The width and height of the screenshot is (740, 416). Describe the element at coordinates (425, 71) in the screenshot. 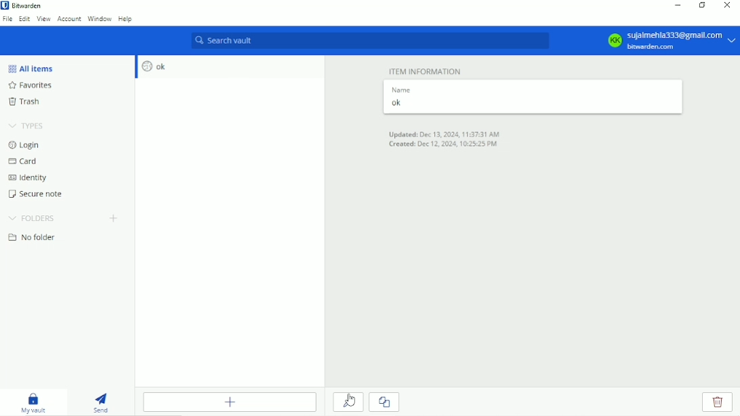

I see `Item information` at that location.